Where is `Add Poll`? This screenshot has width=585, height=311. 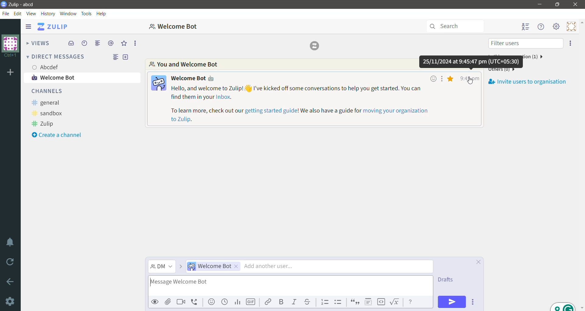 Add Poll is located at coordinates (237, 302).